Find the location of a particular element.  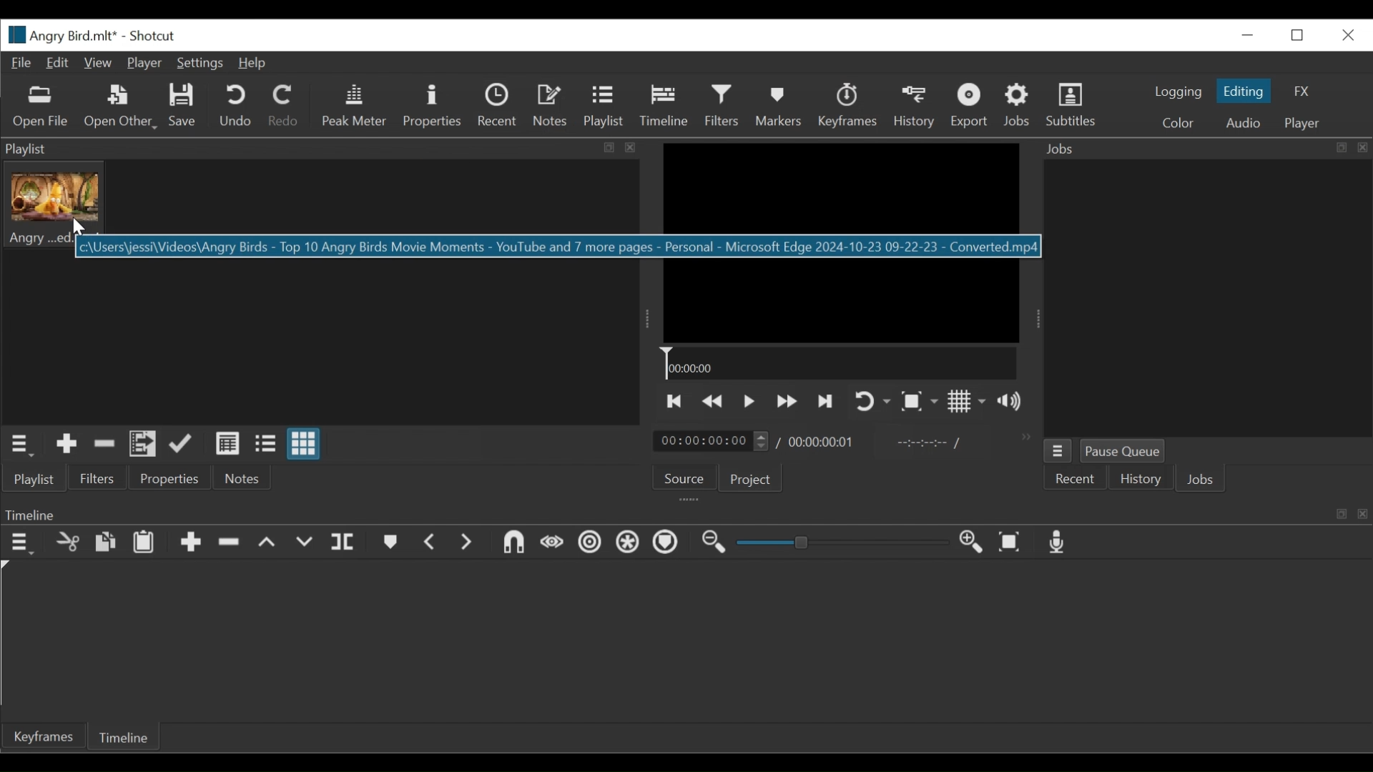

History is located at coordinates (915, 107).